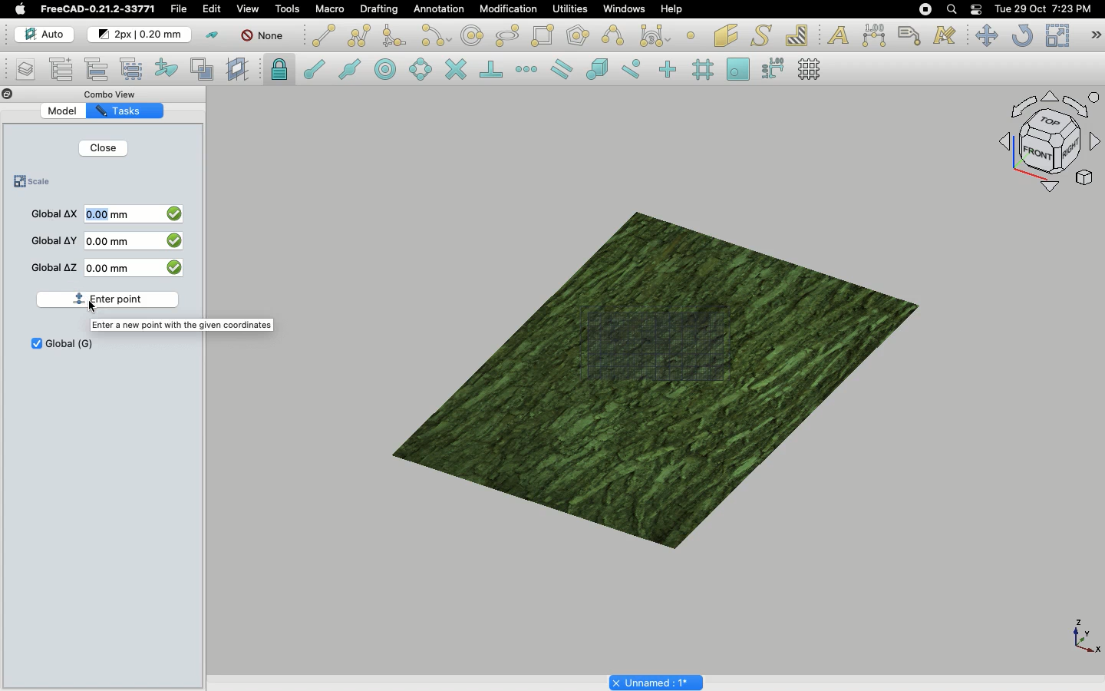 Image resolution: width=1105 pixels, height=691 pixels. Describe the element at coordinates (1046, 144) in the screenshot. I see `Navigation styles` at that location.